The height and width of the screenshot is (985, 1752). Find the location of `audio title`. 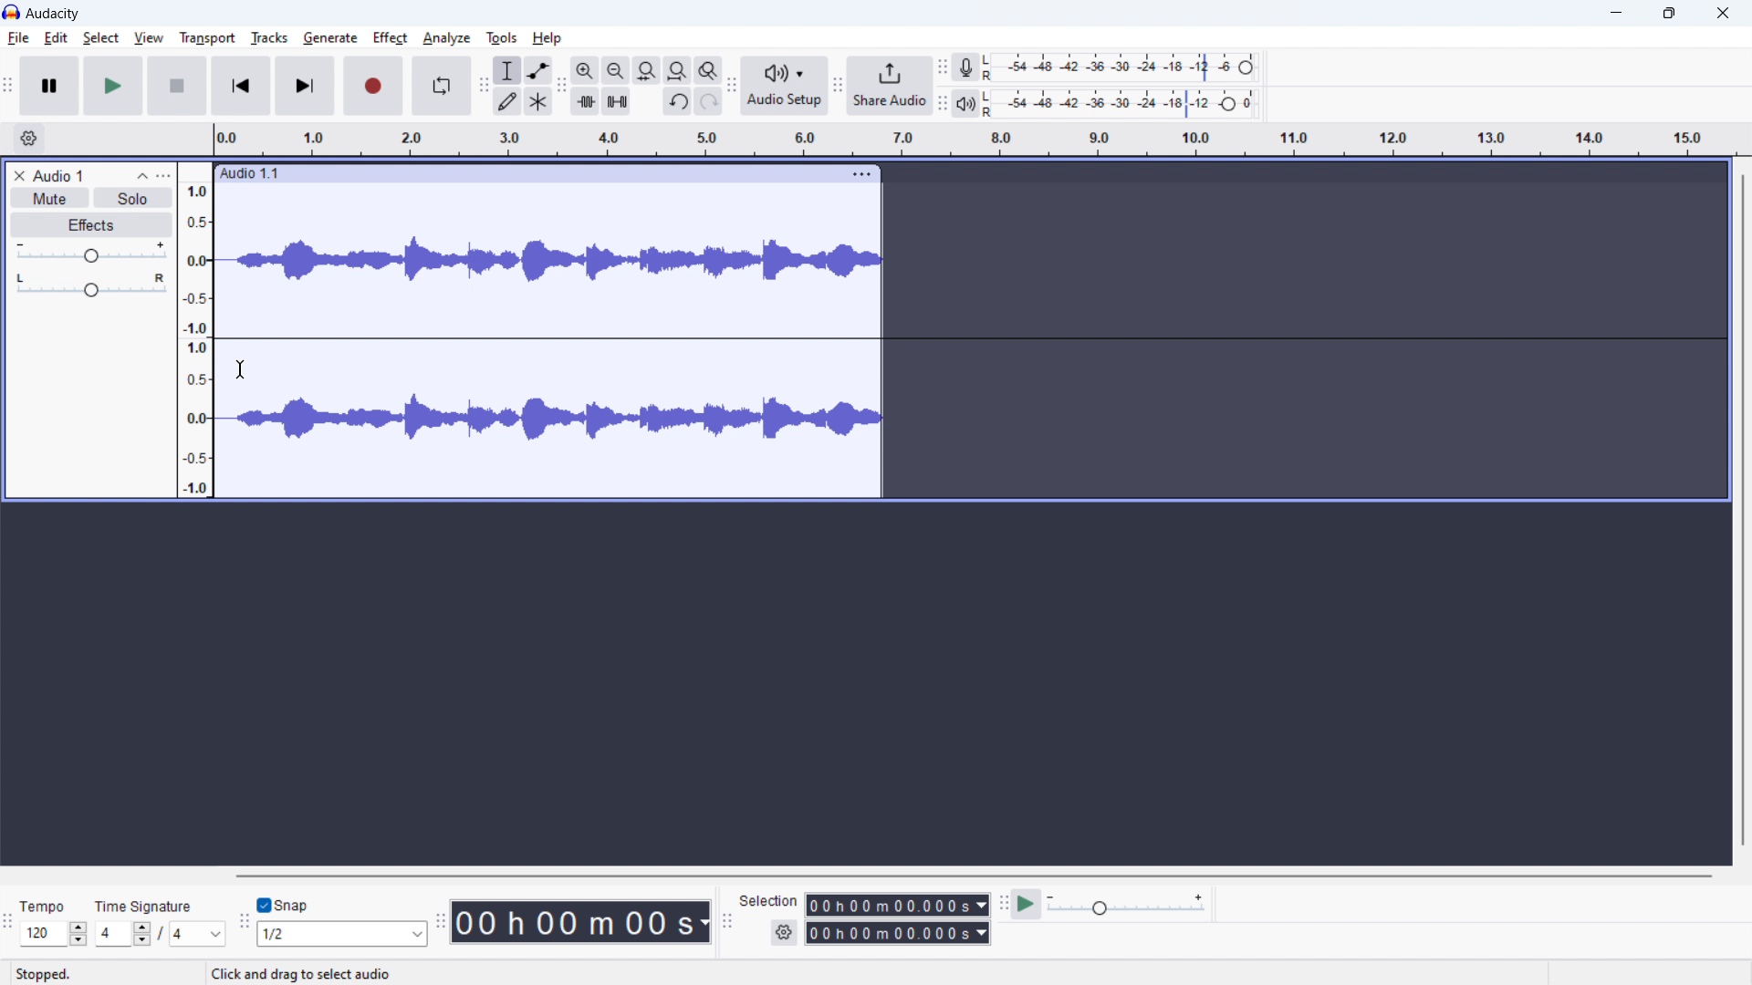

audio title is located at coordinates (60, 175).